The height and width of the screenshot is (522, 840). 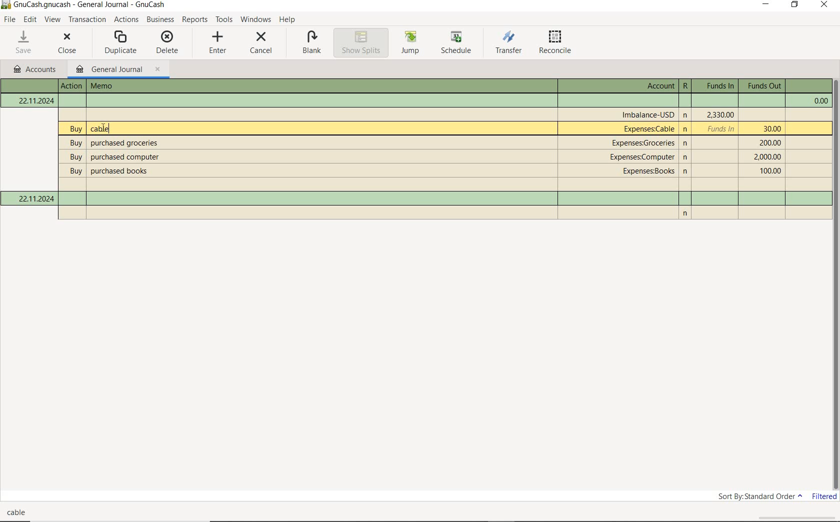 I want to click on Text, so click(x=422, y=143).